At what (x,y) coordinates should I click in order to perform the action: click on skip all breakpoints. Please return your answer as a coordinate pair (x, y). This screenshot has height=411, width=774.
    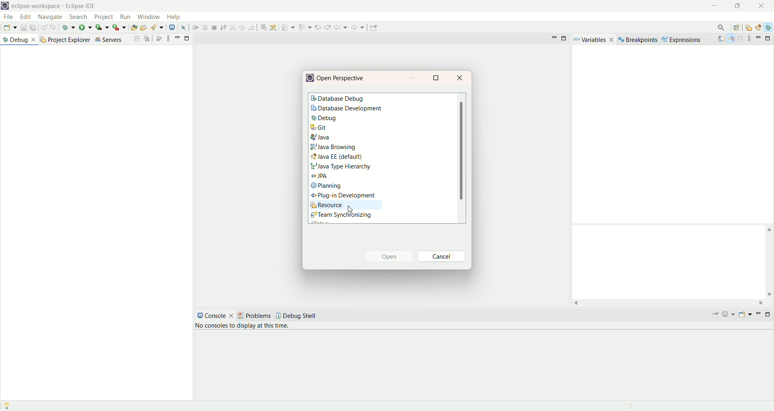
    Looking at the image, I should click on (242, 28).